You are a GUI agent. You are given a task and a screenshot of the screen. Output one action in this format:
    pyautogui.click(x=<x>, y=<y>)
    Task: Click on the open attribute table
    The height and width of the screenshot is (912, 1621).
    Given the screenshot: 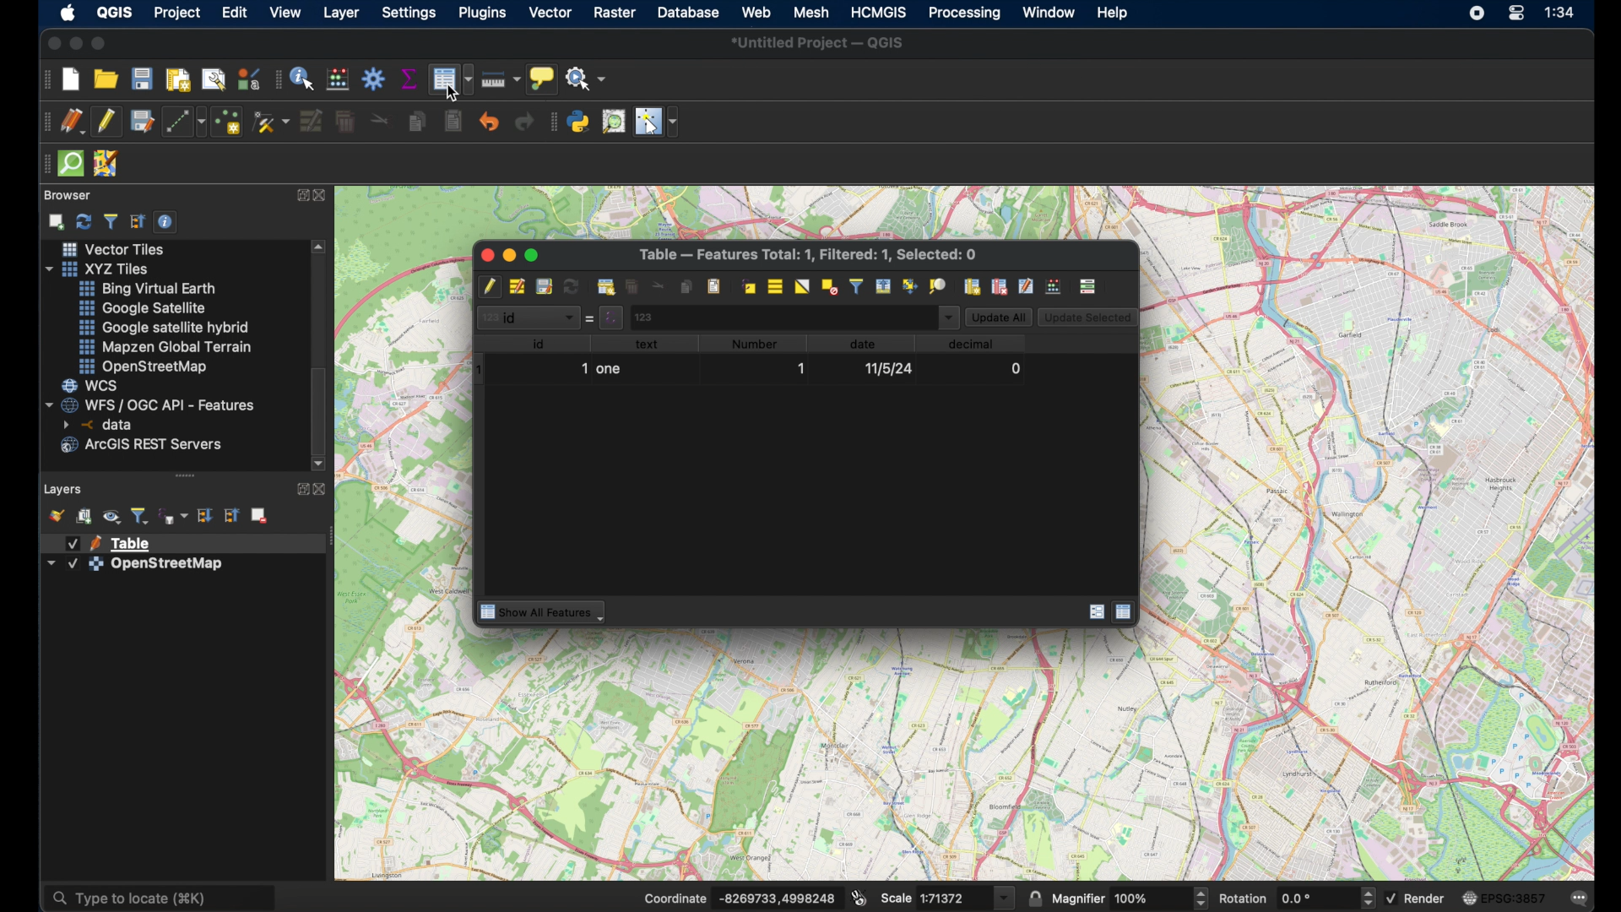 What is the action you would take?
    pyautogui.click(x=450, y=80)
    